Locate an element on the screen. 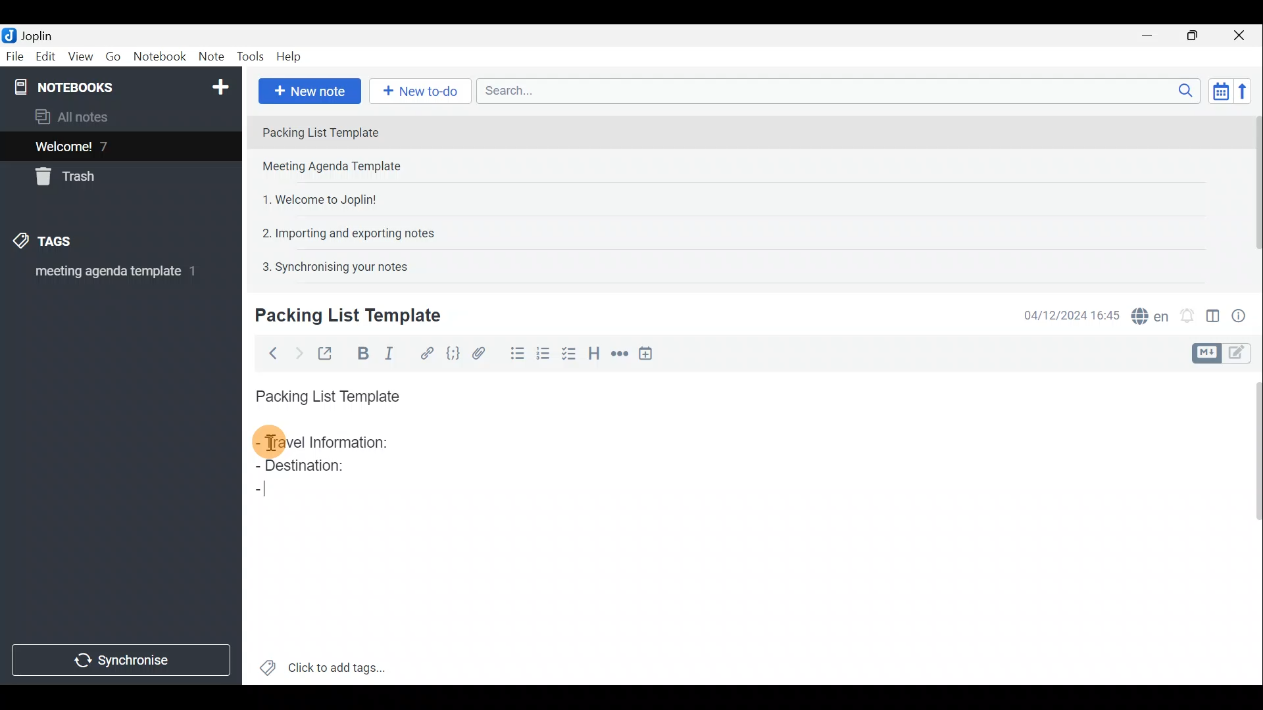 This screenshot has height=710, width=1263. Close is located at coordinates (1243, 35).